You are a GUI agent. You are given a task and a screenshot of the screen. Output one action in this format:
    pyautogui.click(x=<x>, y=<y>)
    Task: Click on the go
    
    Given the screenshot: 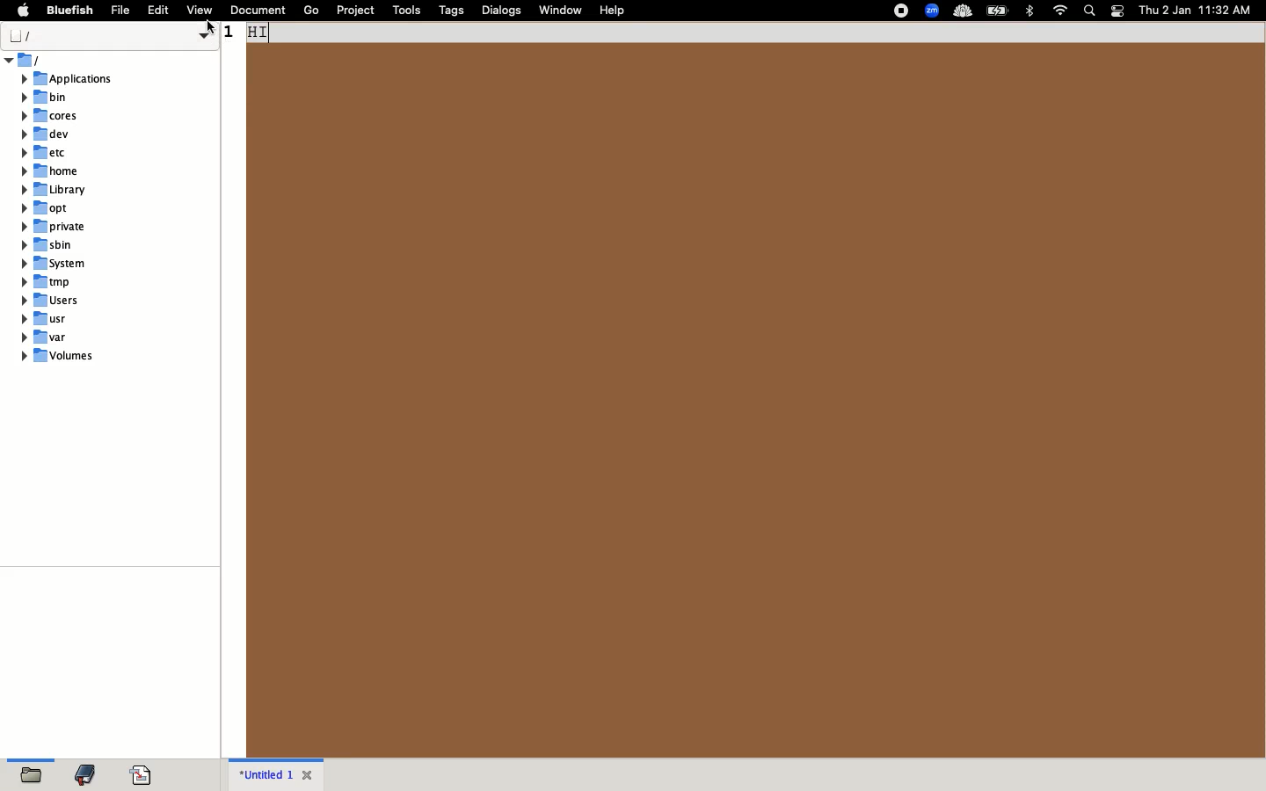 What is the action you would take?
    pyautogui.click(x=311, y=11)
    